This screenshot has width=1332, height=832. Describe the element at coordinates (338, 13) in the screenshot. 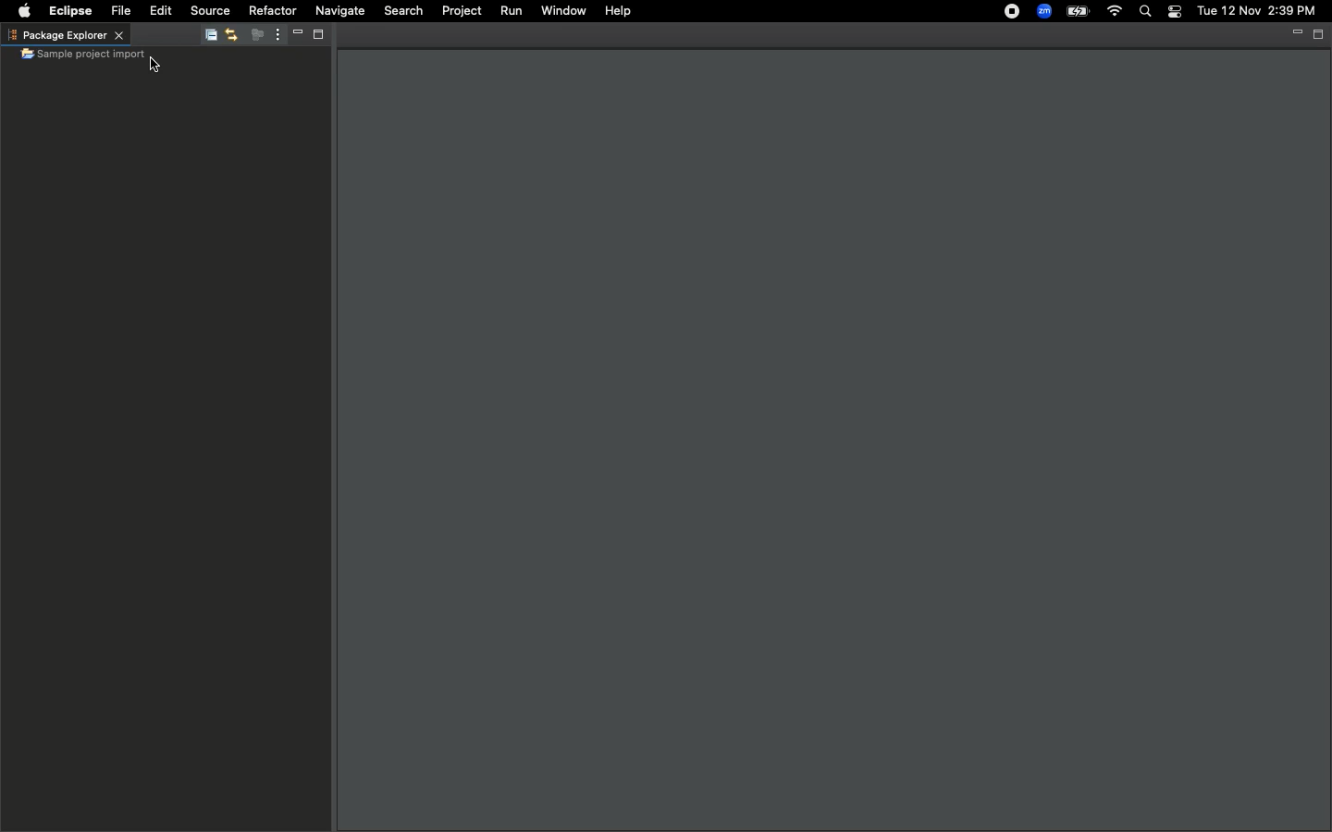

I see `Navigate` at that location.